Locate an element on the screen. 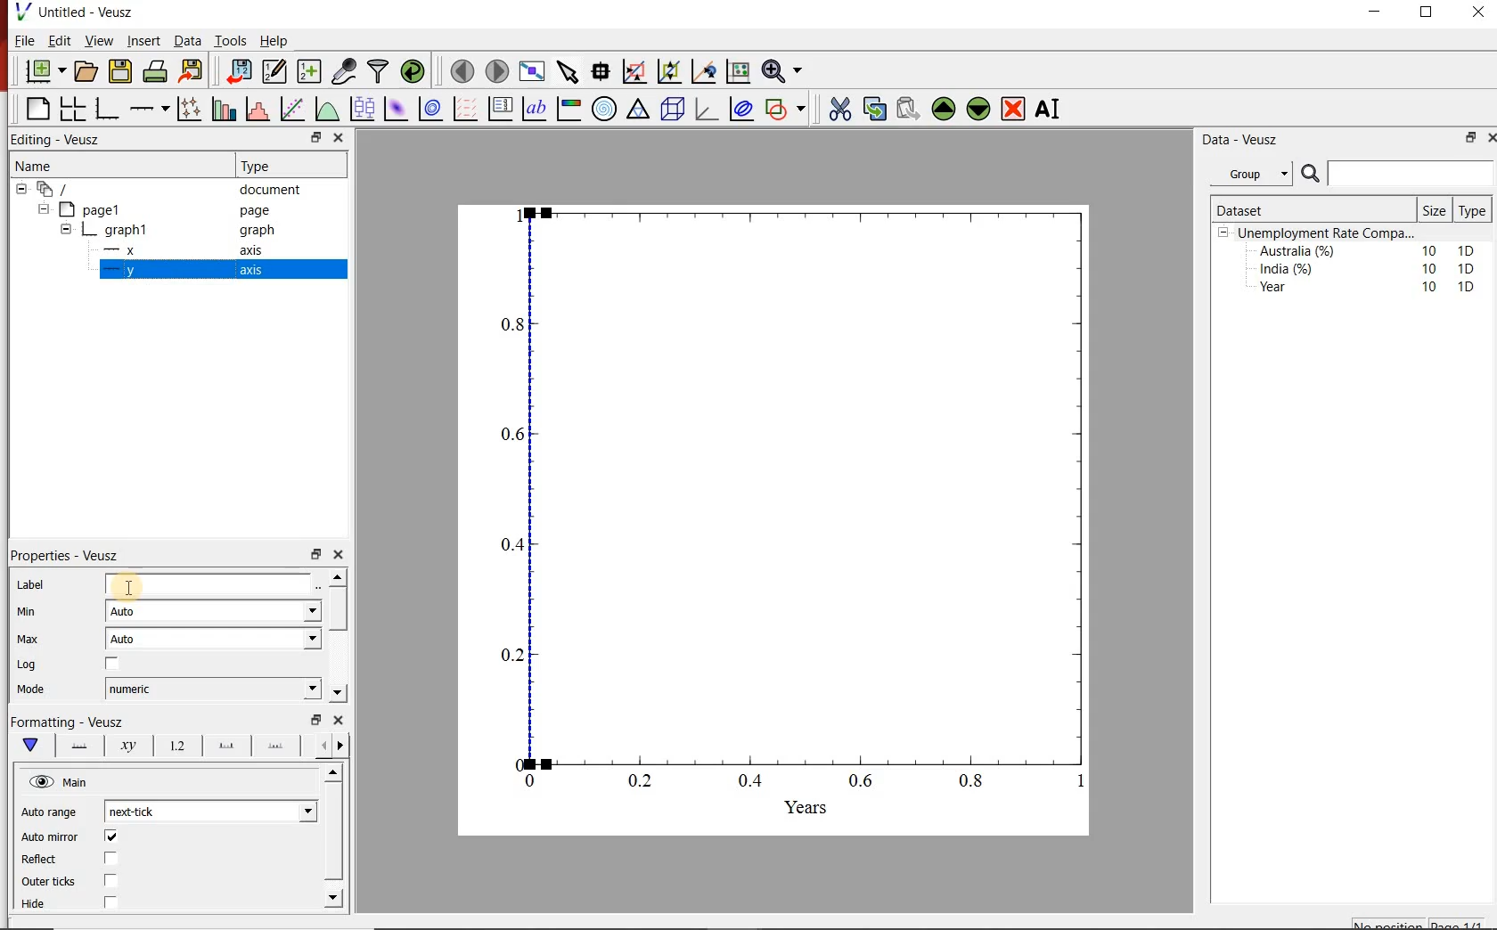 This screenshot has width=1497, height=930. axis label is located at coordinates (127, 746).